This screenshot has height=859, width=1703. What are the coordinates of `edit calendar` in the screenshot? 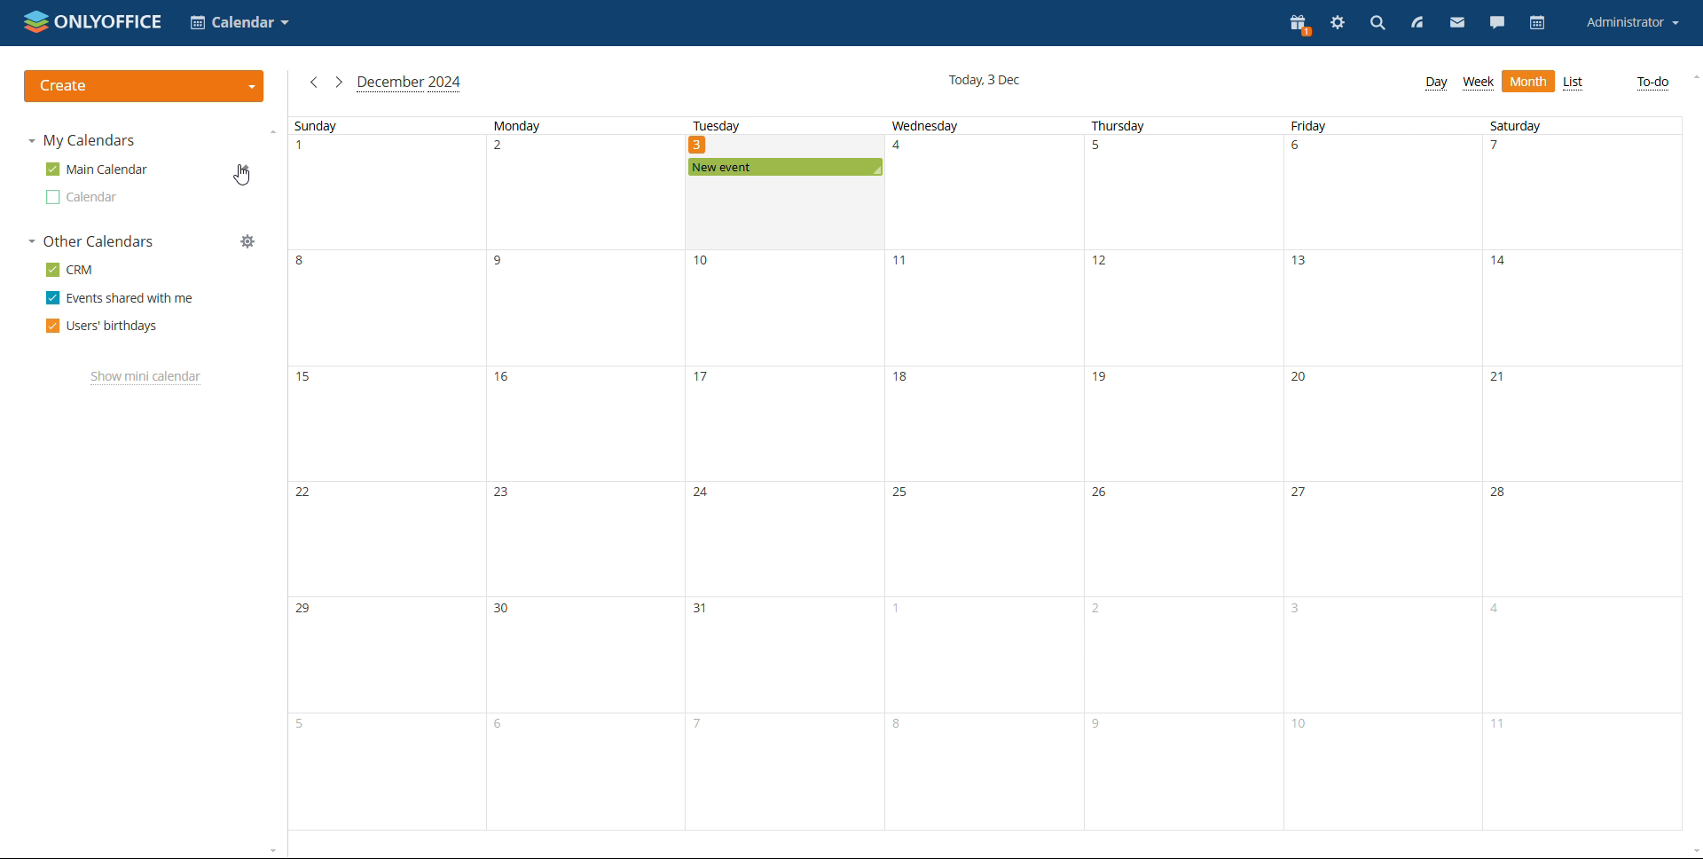 It's located at (243, 170).